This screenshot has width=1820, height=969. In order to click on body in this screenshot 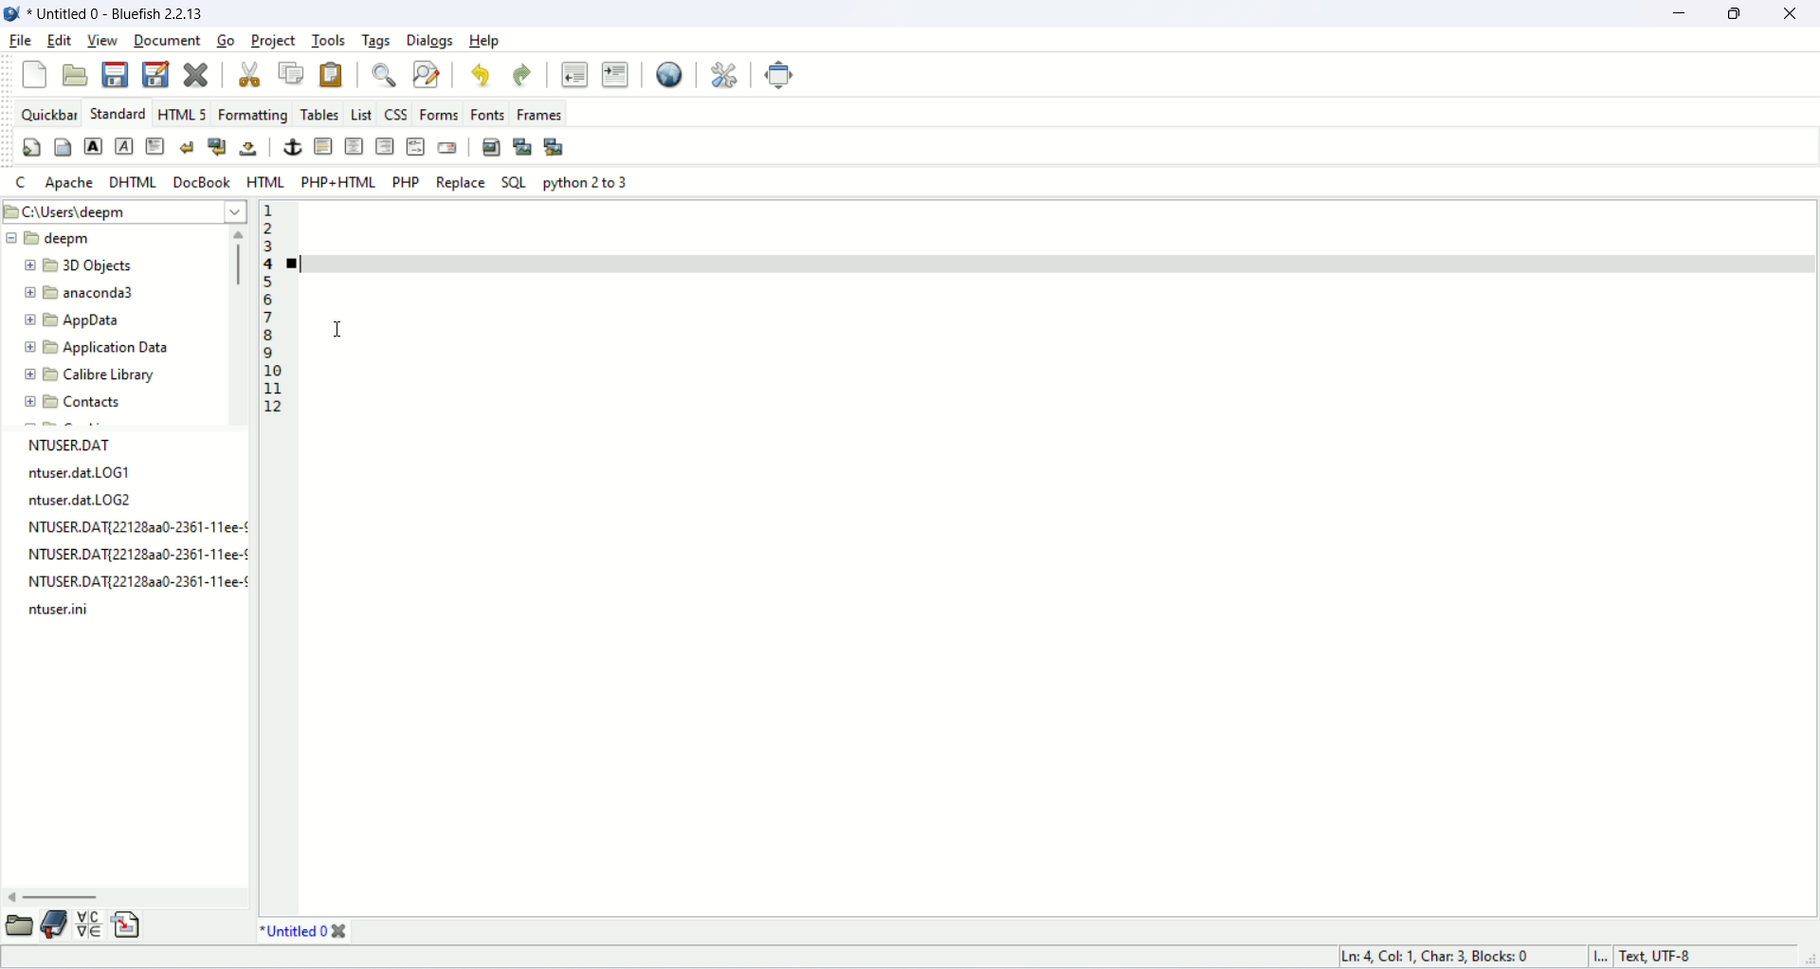, I will do `click(62, 148)`.